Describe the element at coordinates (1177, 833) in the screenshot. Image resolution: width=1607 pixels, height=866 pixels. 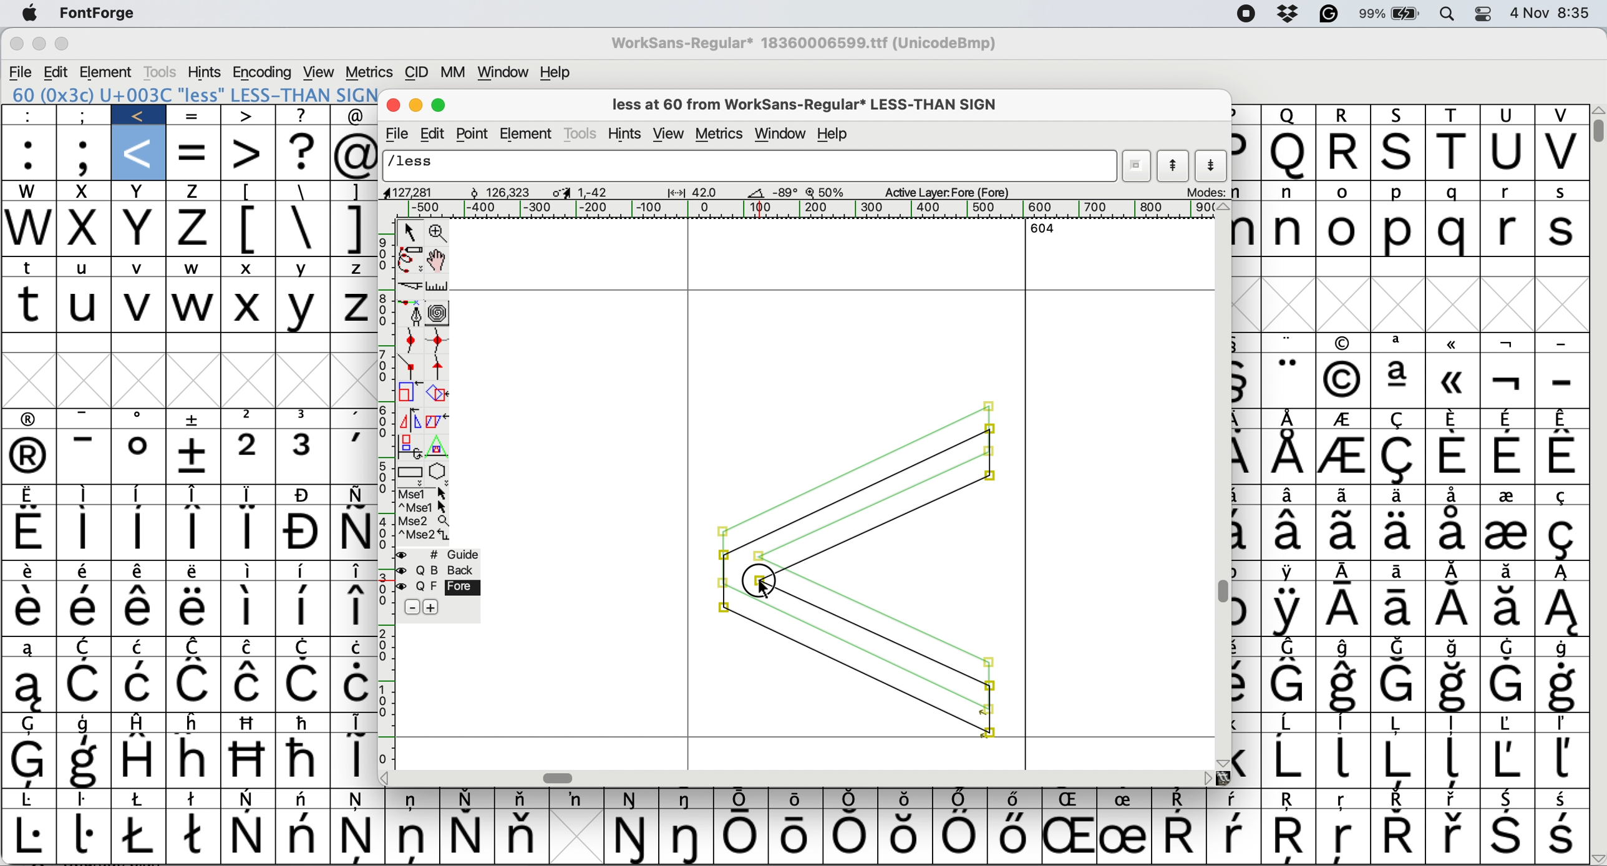
I see `Symbol` at that location.